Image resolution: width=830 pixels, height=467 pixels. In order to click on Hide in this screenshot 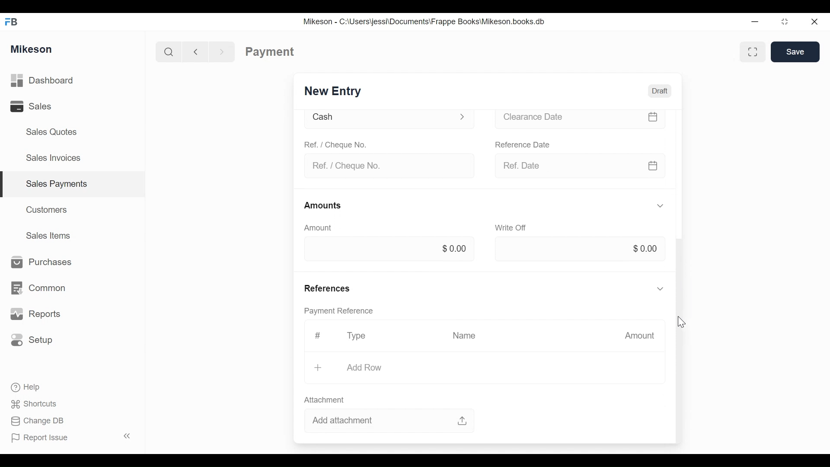, I will do `click(661, 288)`.